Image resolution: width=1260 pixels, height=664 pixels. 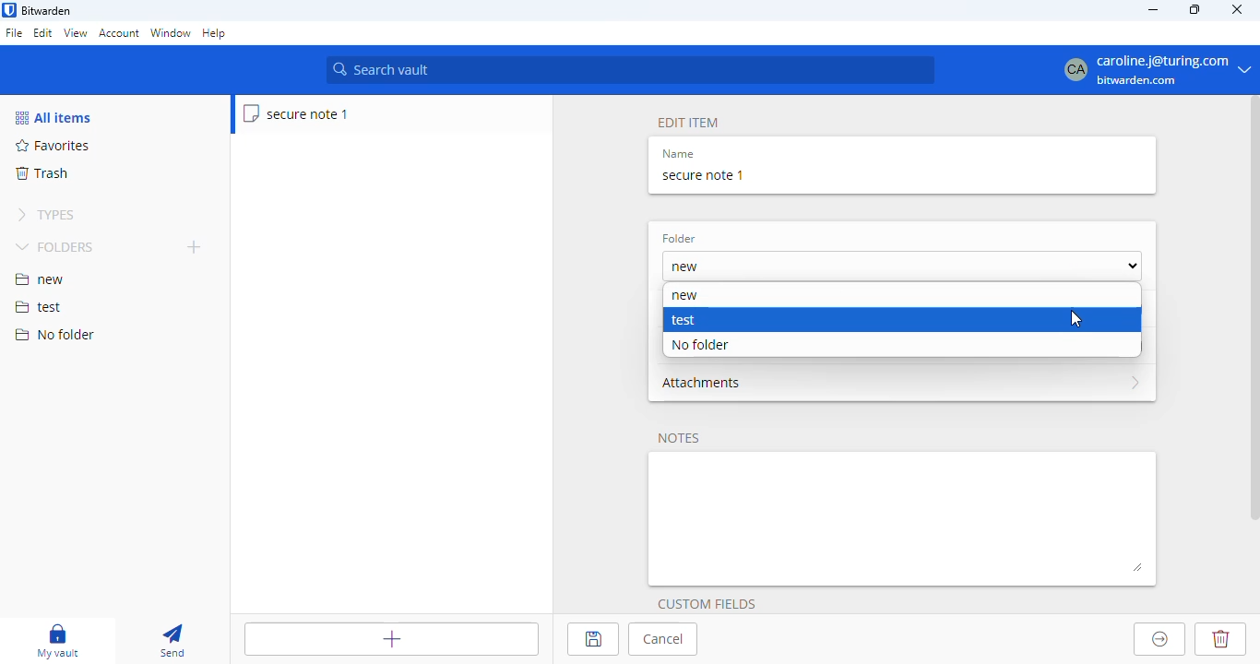 What do you see at coordinates (707, 604) in the screenshot?
I see `custom fields` at bounding box center [707, 604].